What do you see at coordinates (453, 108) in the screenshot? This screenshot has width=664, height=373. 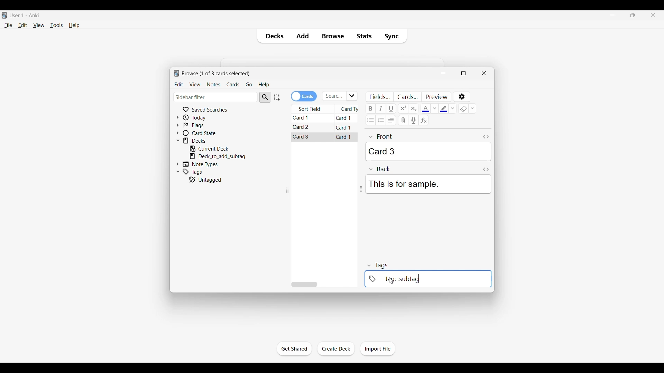 I see `Text highlight color options` at bounding box center [453, 108].